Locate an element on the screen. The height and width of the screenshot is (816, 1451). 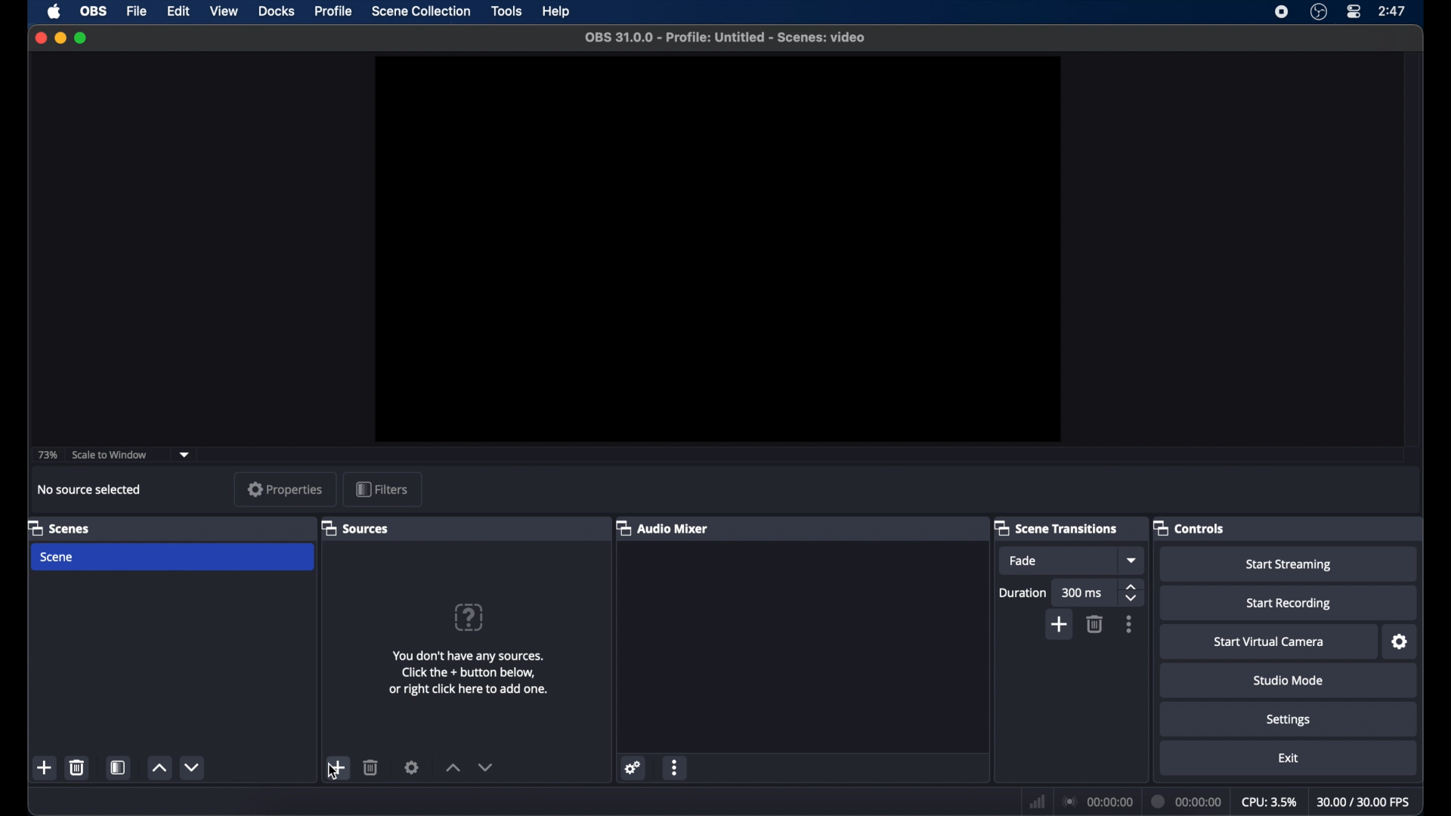
studio mode is located at coordinates (1289, 682).